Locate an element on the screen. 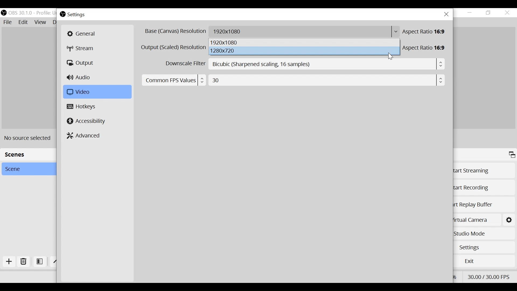 Image resolution: width=517 pixels, height=291 pixels. Base (Canvas) Resolution is located at coordinates (175, 32).